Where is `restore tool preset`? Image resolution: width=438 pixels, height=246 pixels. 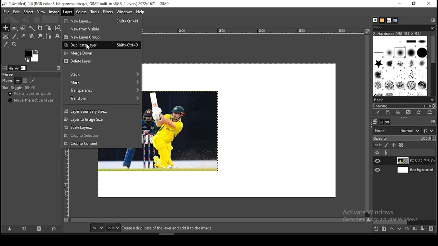
restore tool preset is located at coordinates (24, 229).